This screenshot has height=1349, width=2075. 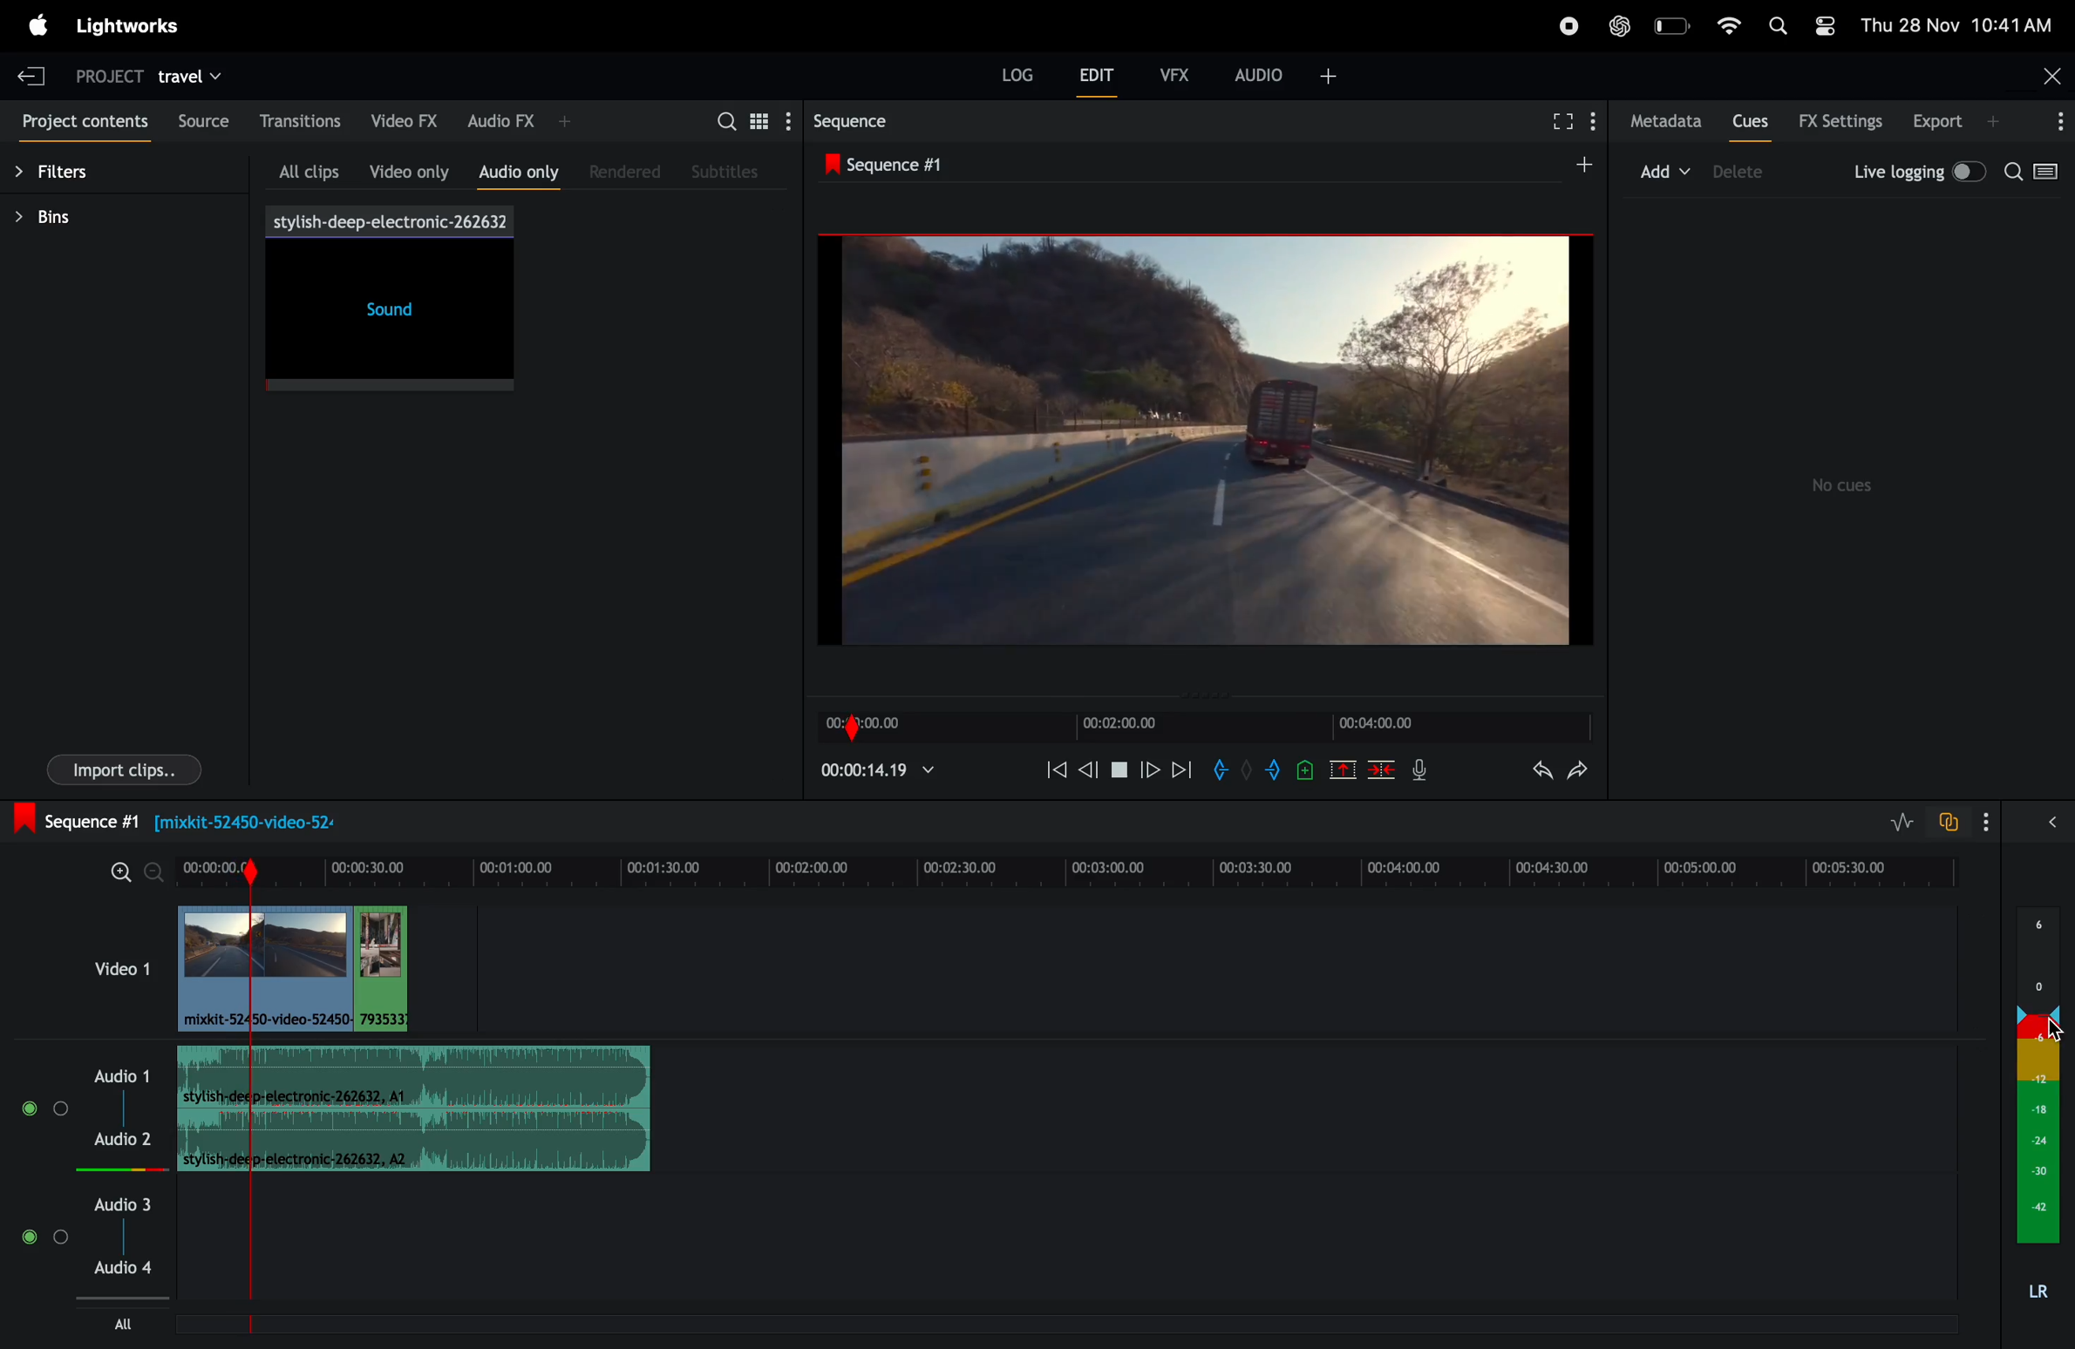 What do you see at coordinates (1423, 771) in the screenshot?
I see `mic` at bounding box center [1423, 771].